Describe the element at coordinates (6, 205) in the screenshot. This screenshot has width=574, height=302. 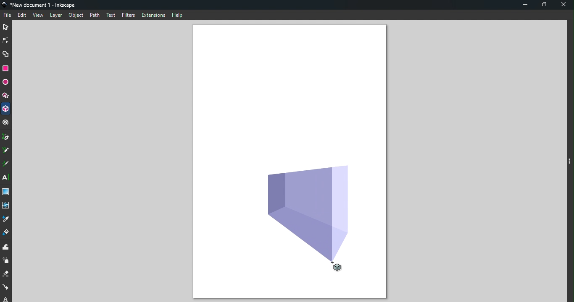
I see `Mesh tool` at that location.